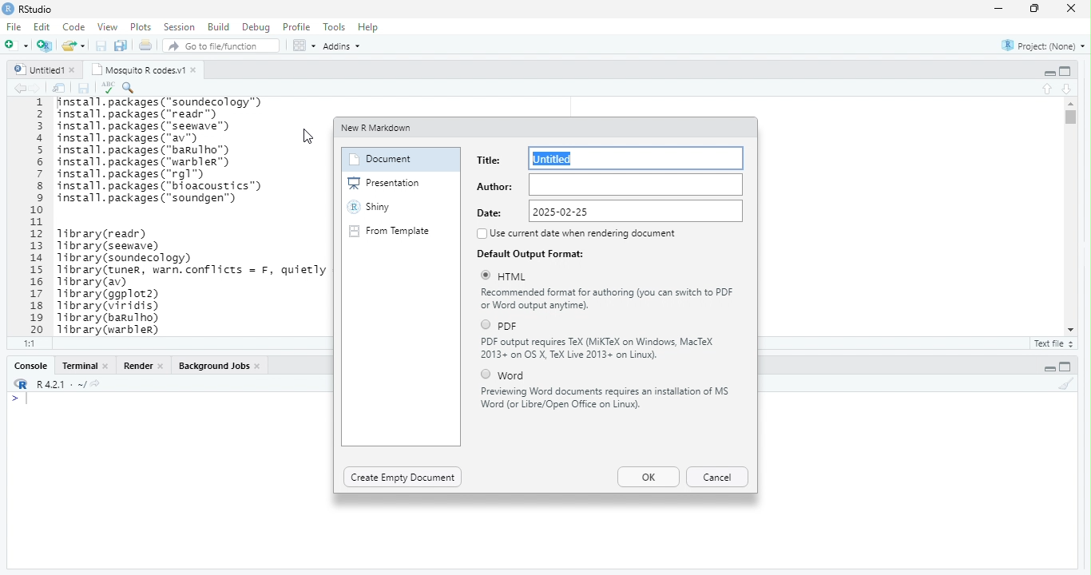 This screenshot has height=575, width=1091. Describe the element at coordinates (191, 281) in the screenshot. I see `library(readr) library(seewave) library(soundecology) library(tuner, warn. conflicts = F, quietly = T) library(av) library(gglot2) library(viridis) library (barulho) library (warbler)` at that location.